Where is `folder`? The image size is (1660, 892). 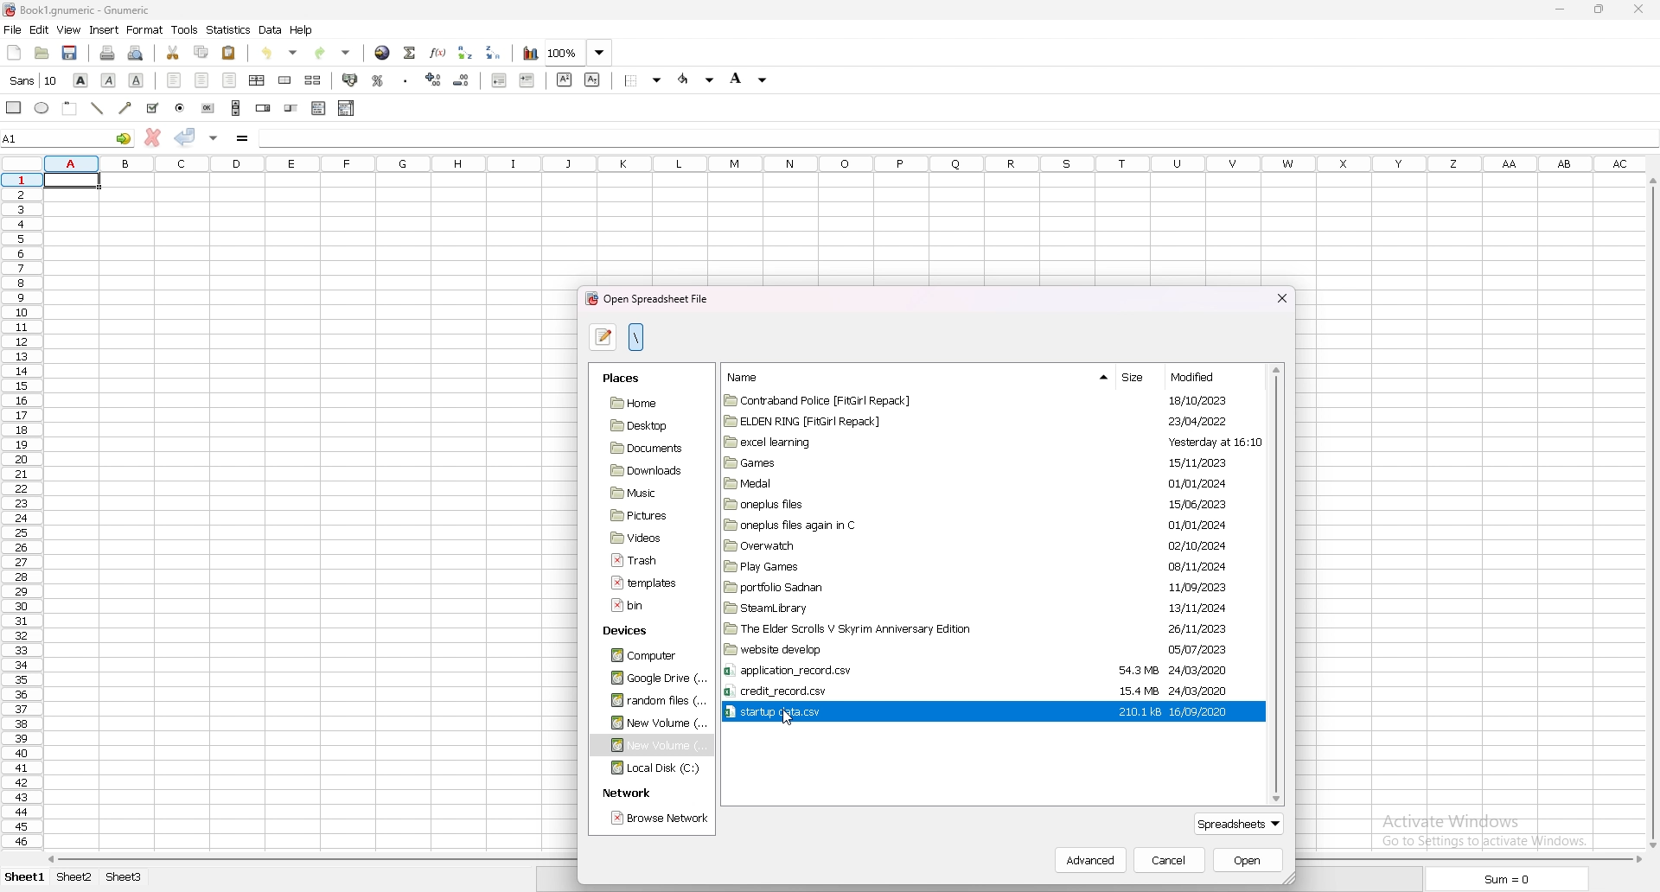
folder is located at coordinates (651, 723).